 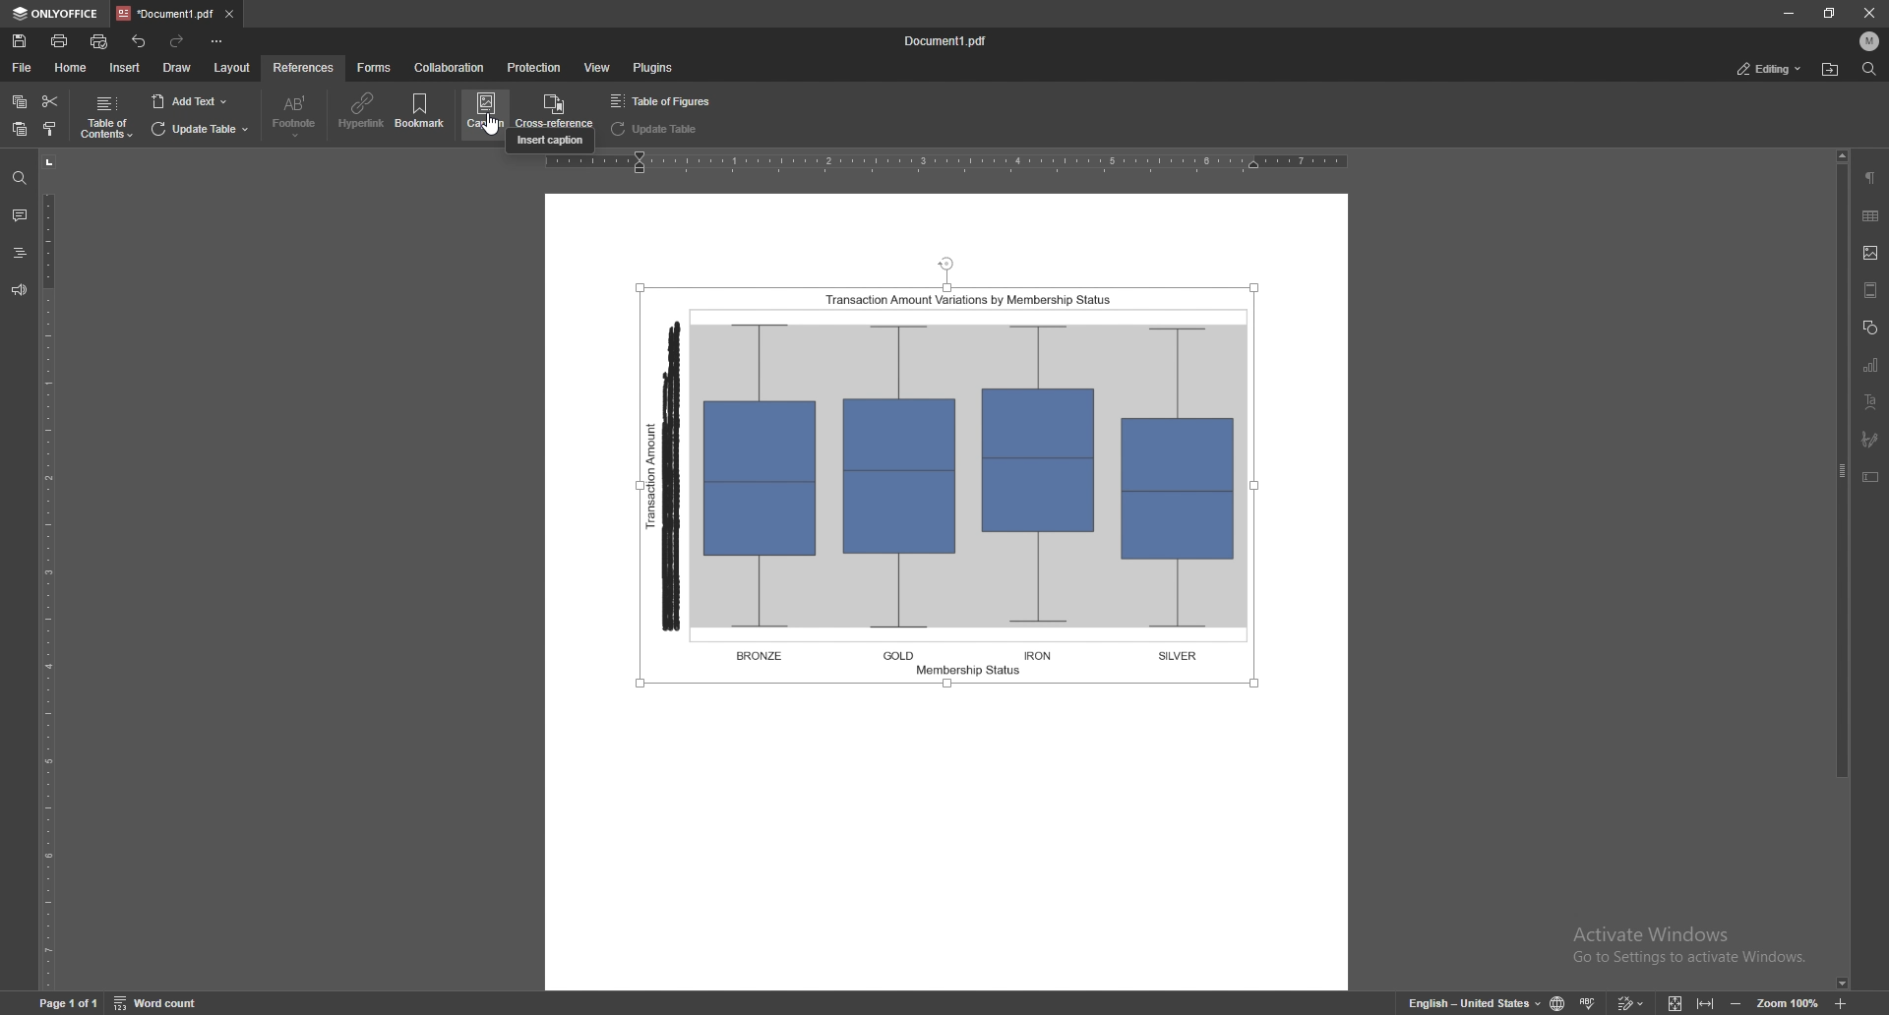 I want to click on references, so click(x=303, y=67).